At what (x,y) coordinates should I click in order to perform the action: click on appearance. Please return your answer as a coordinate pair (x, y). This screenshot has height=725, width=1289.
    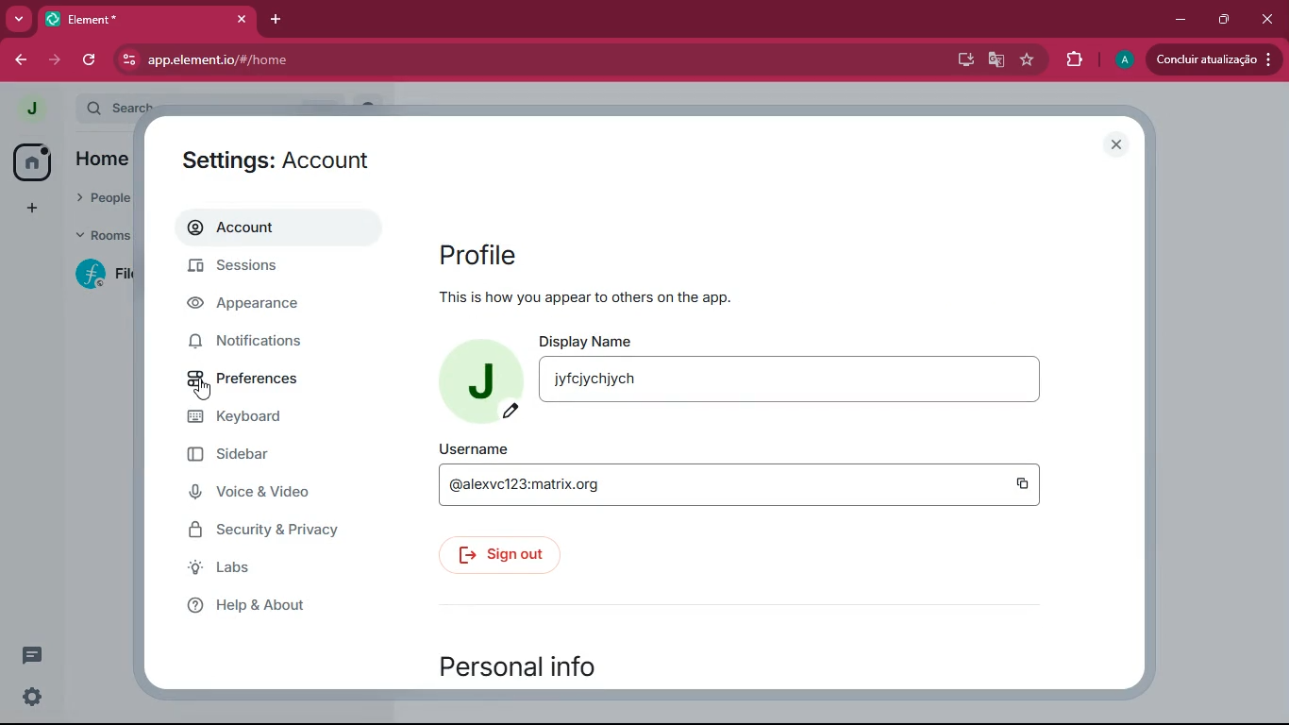
    Looking at the image, I should click on (256, 303).